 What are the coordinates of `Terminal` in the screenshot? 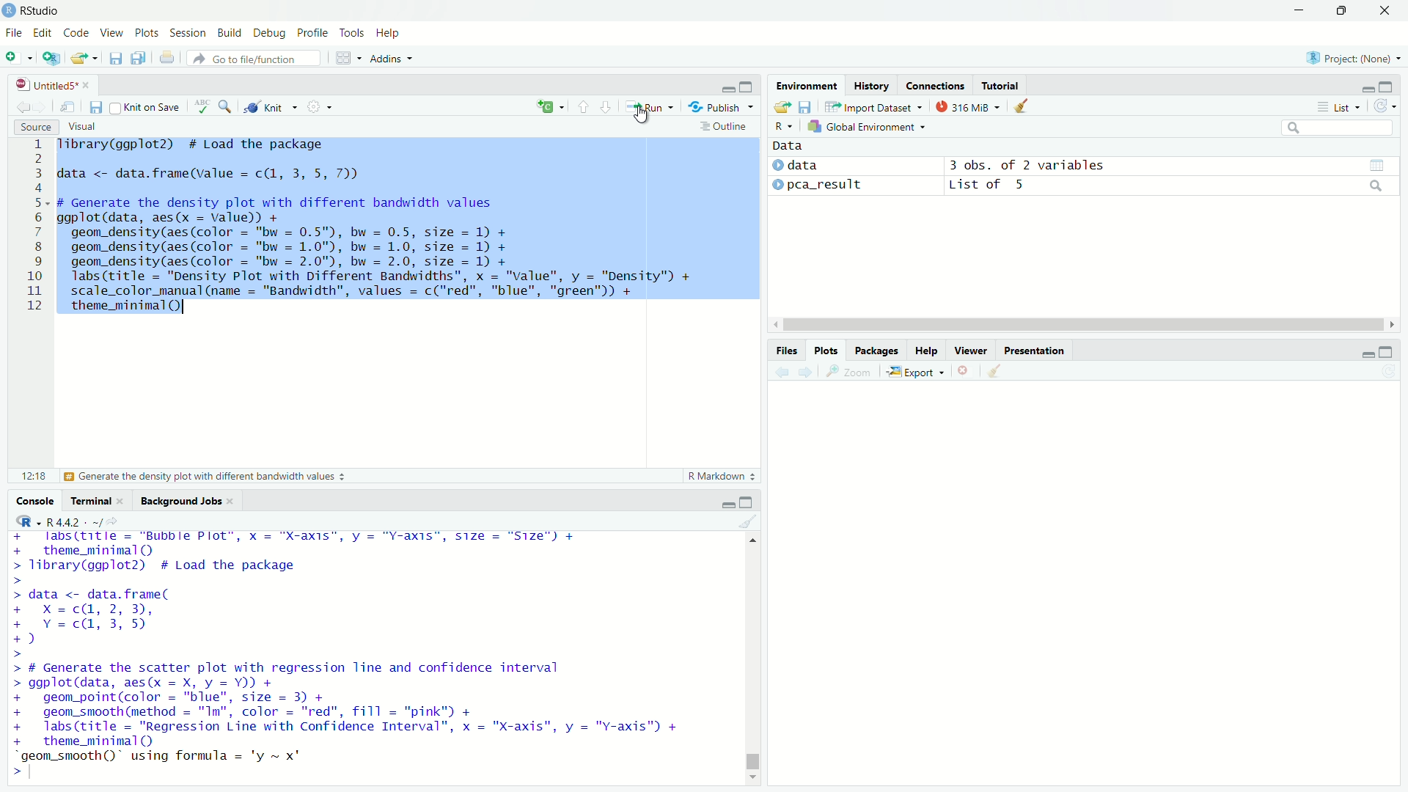 It's located at (90, 500).